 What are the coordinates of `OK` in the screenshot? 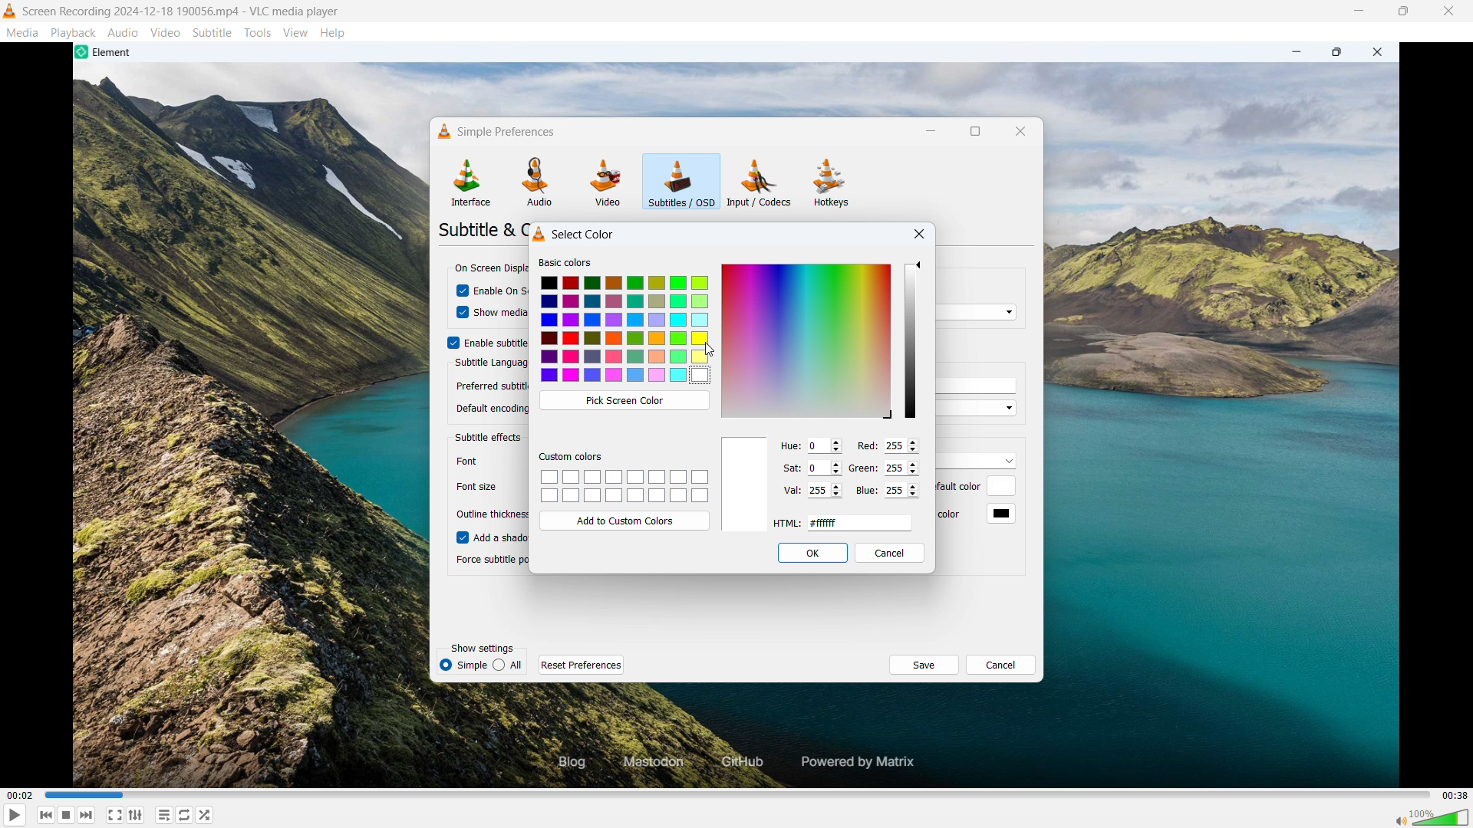 It's located at (813, 552).